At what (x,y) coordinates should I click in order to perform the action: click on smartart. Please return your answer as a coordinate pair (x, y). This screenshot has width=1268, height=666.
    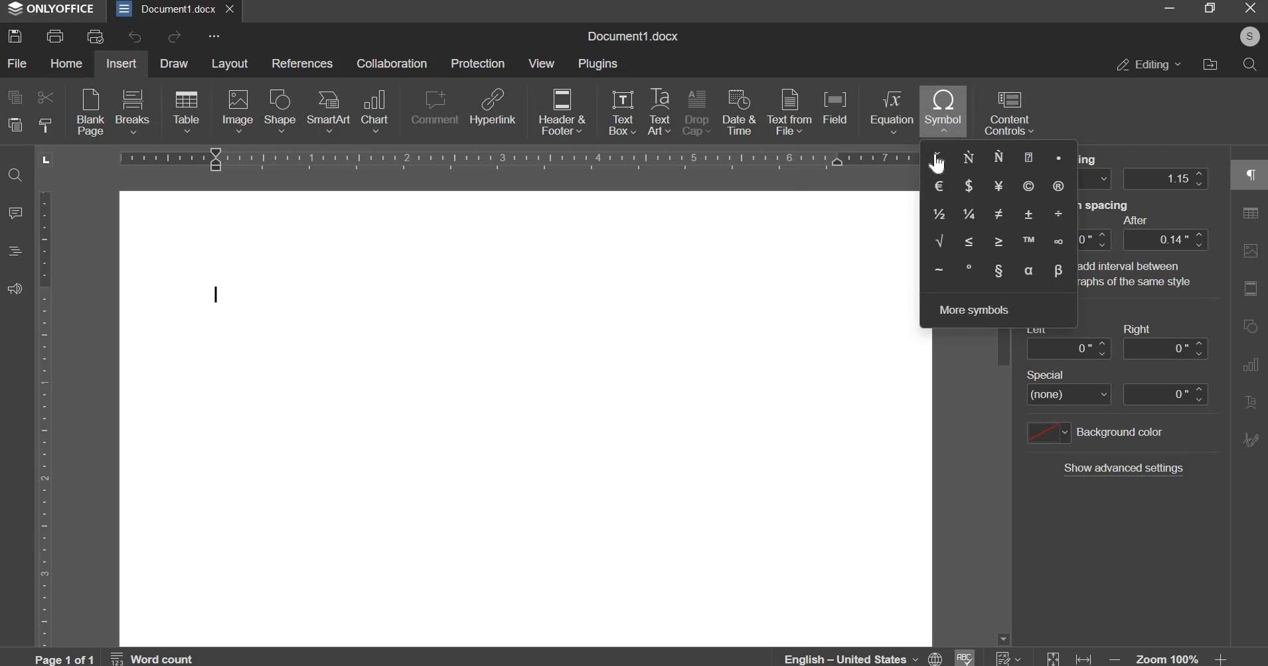
    Looking at the image, I should click on (331, 111).